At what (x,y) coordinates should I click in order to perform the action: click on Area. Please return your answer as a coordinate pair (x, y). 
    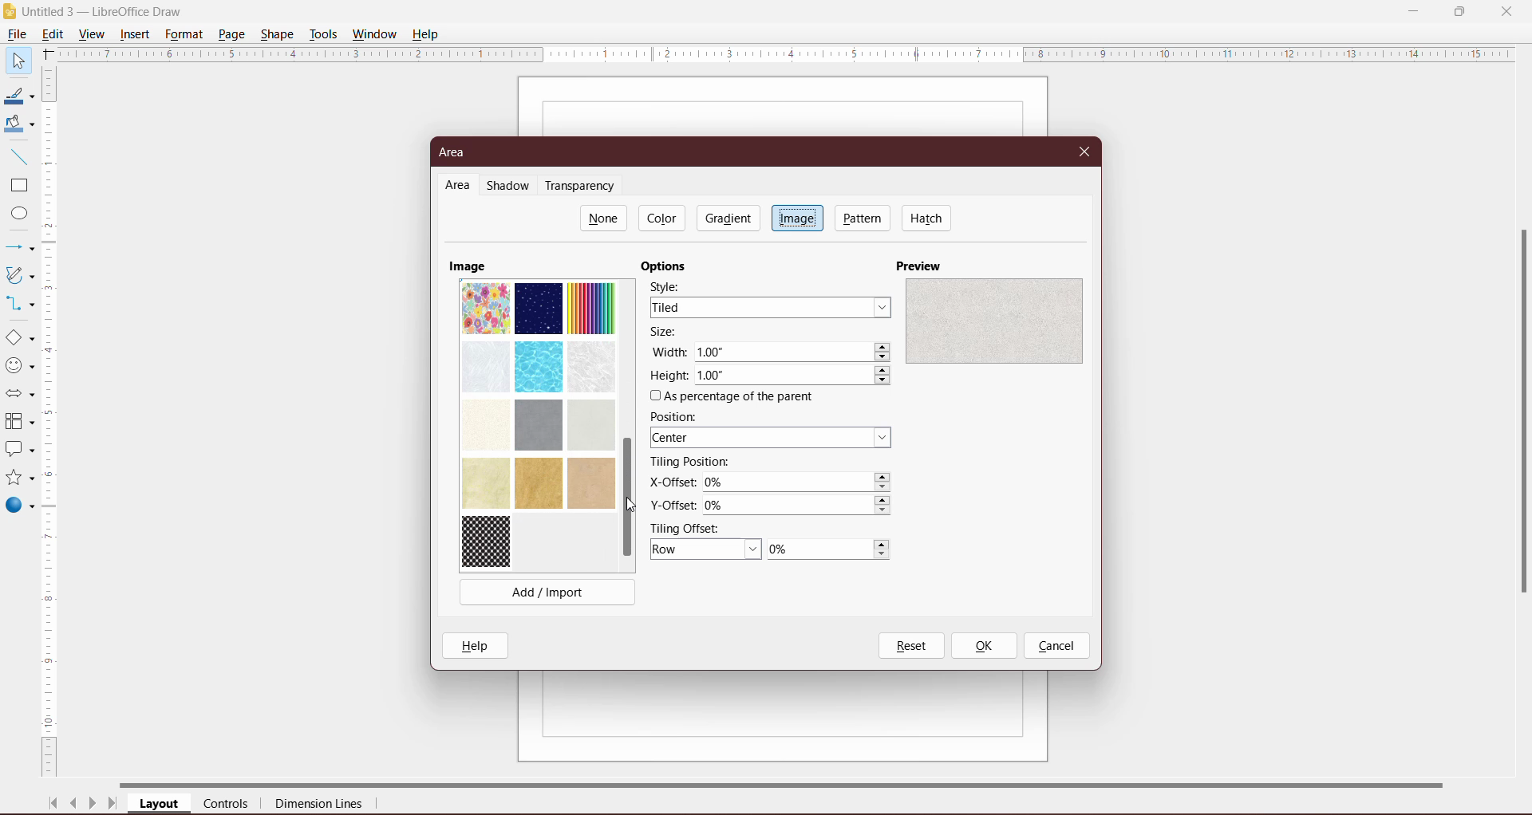
    Looking at the image, I should click on (457, 152).